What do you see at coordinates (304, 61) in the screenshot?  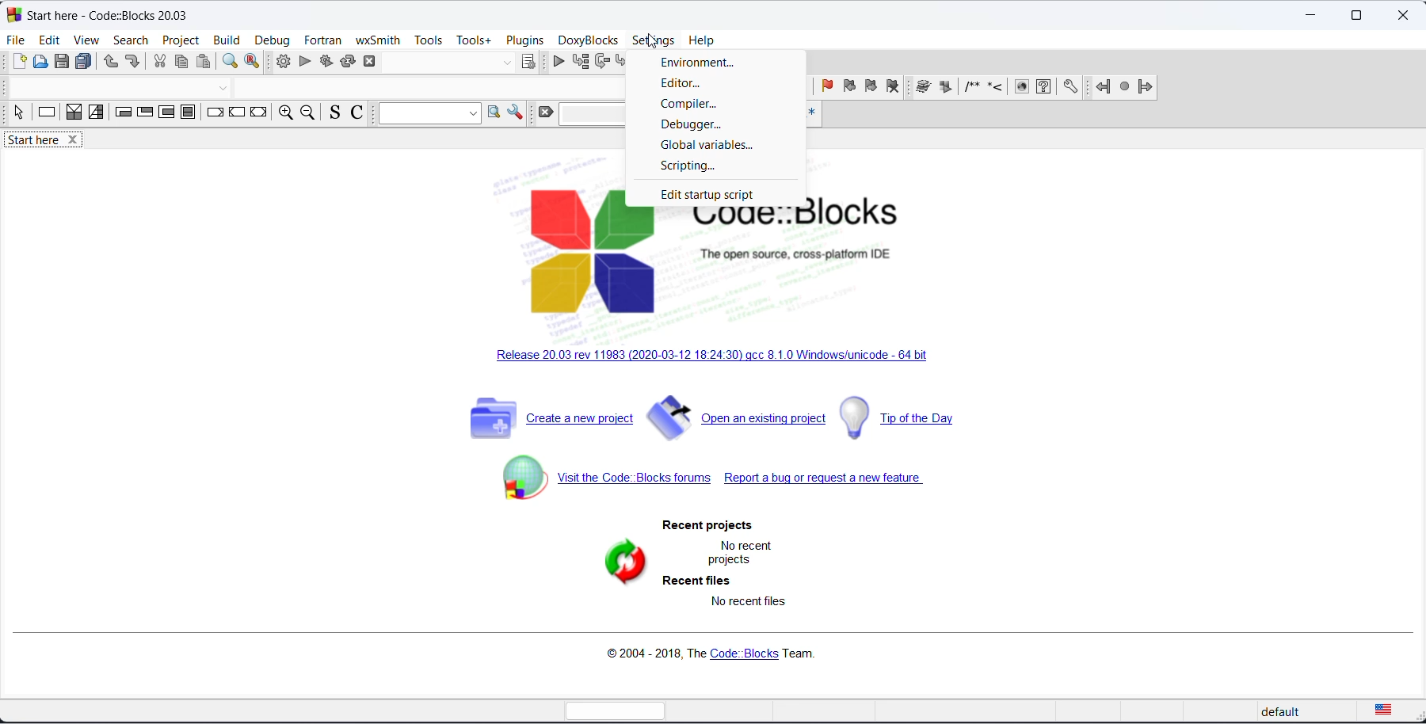 I see `run` at bounding box center [304, 61].